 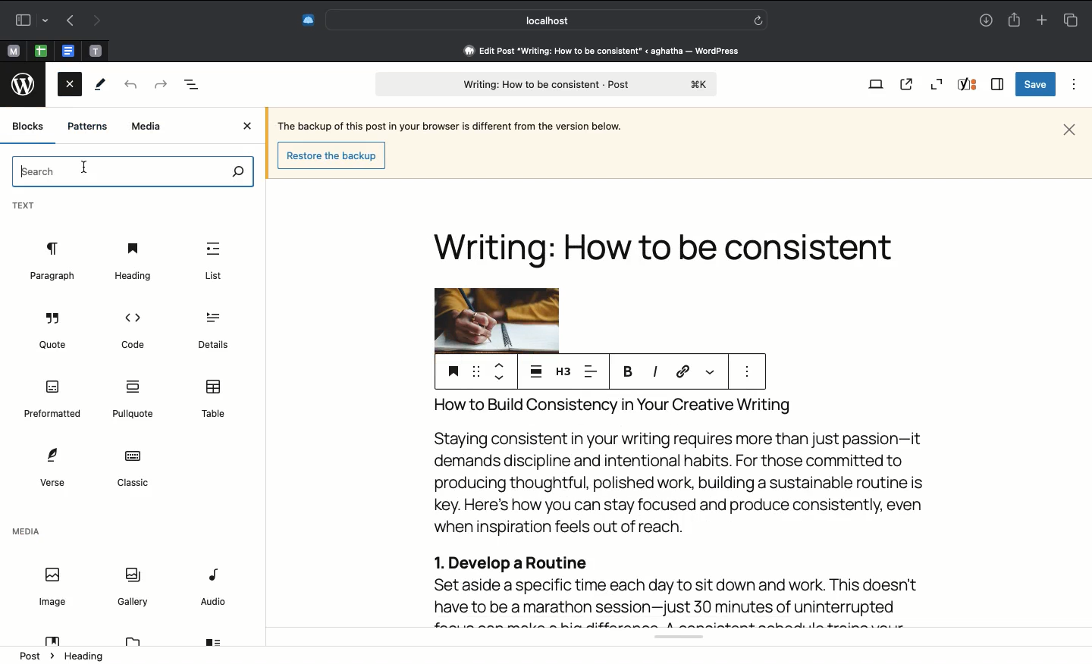 I want to click on Sentence about backup , so click(x=448, y=124).